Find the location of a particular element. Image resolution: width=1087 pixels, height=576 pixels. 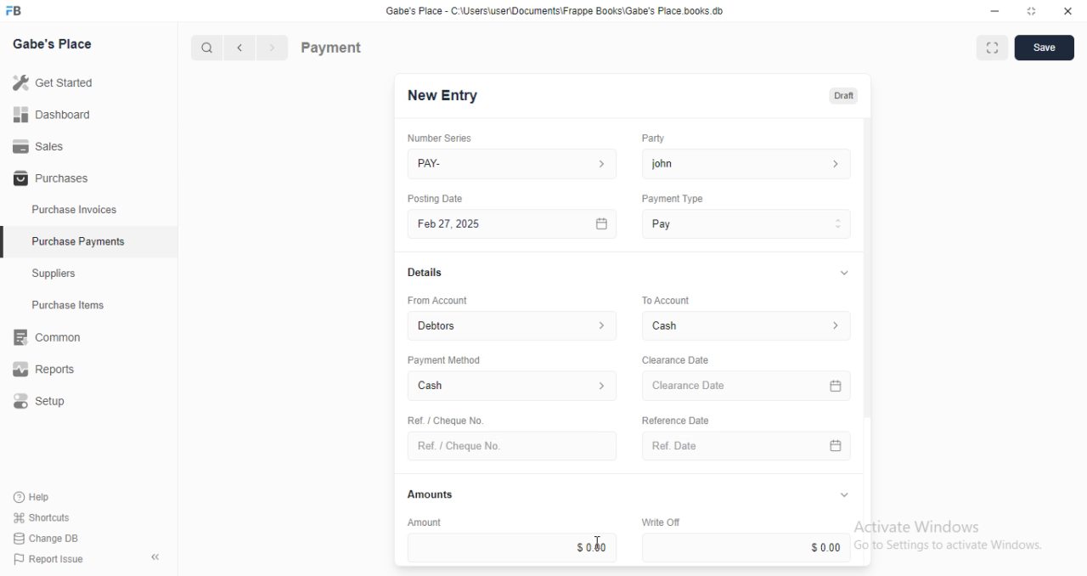

To Account is located at coordinates (749, 325).